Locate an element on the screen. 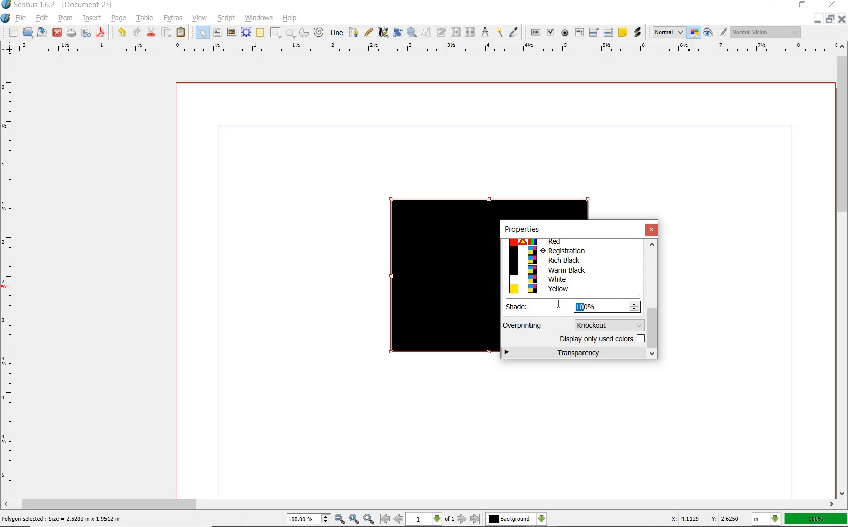 Image resolution: width=848 pixels, height=527 pixels. file is located at coordinates (21, 19).